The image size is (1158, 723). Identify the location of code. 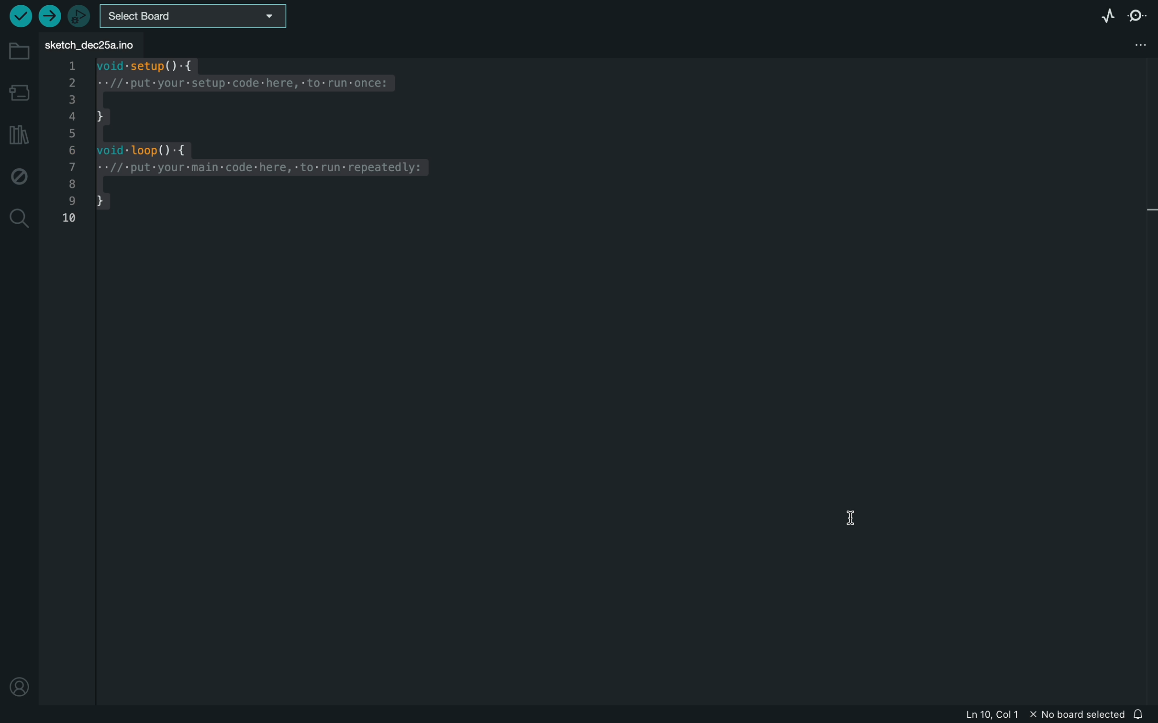
(275, 137).